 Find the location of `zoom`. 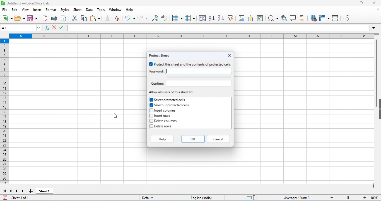

zoom is located at coordinates (353, 197).